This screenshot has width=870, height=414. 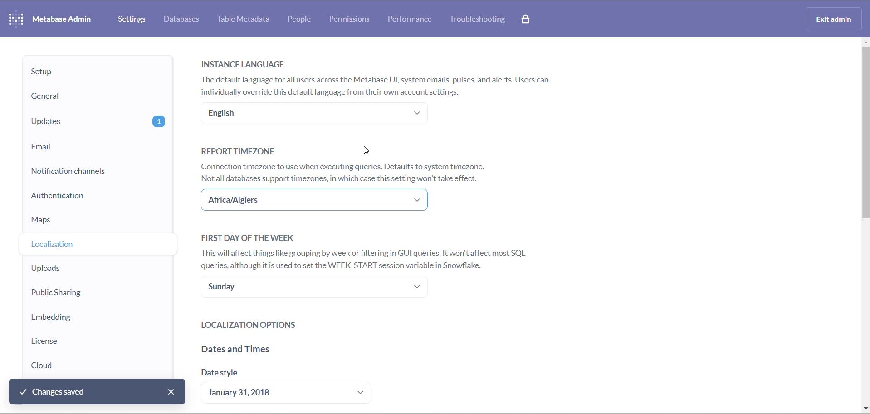 What do you see at coordinates (383, 76) in the screenshot?
I see `INSTANCE LANGUAGE
The default language for all users across the Metabase UI, system emails, pulses, and alerts. Users can
individually override this default language from their own account settings.` at bounding box center [383, 76].